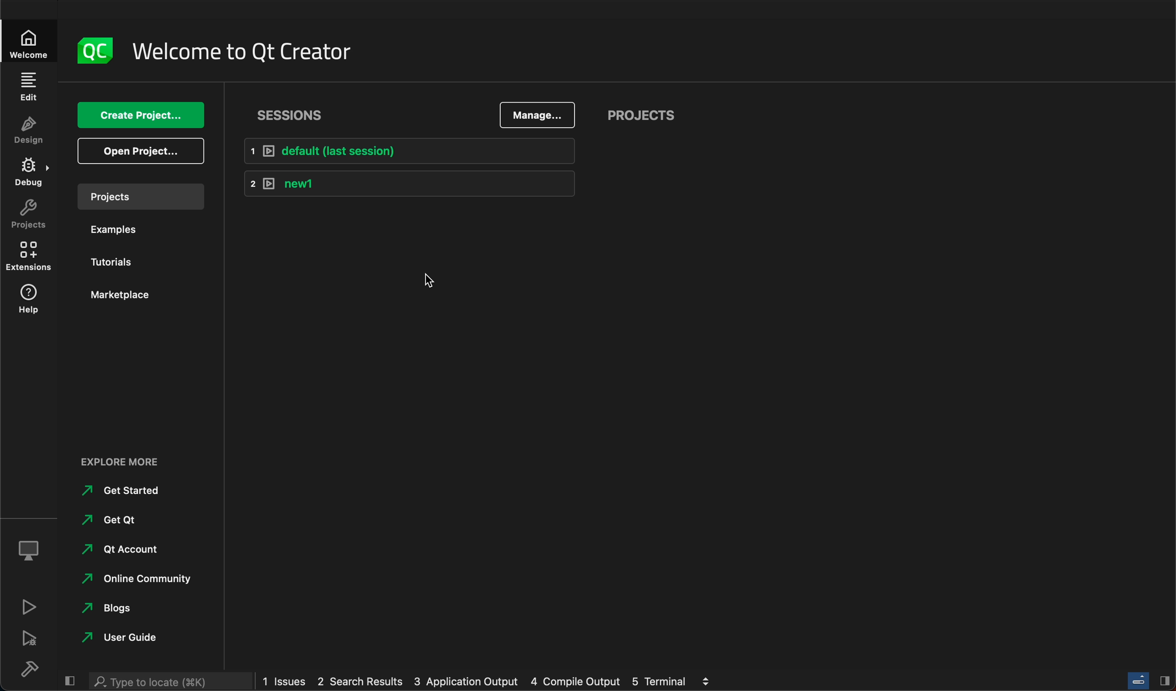  Describe the element at coordinates (30, 606) in the screenshot. I see `run` at that location.